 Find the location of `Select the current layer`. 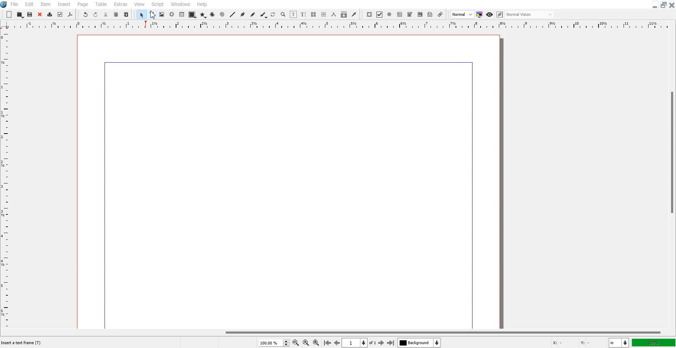

Select the current layer is located at coordinates (420, 343).